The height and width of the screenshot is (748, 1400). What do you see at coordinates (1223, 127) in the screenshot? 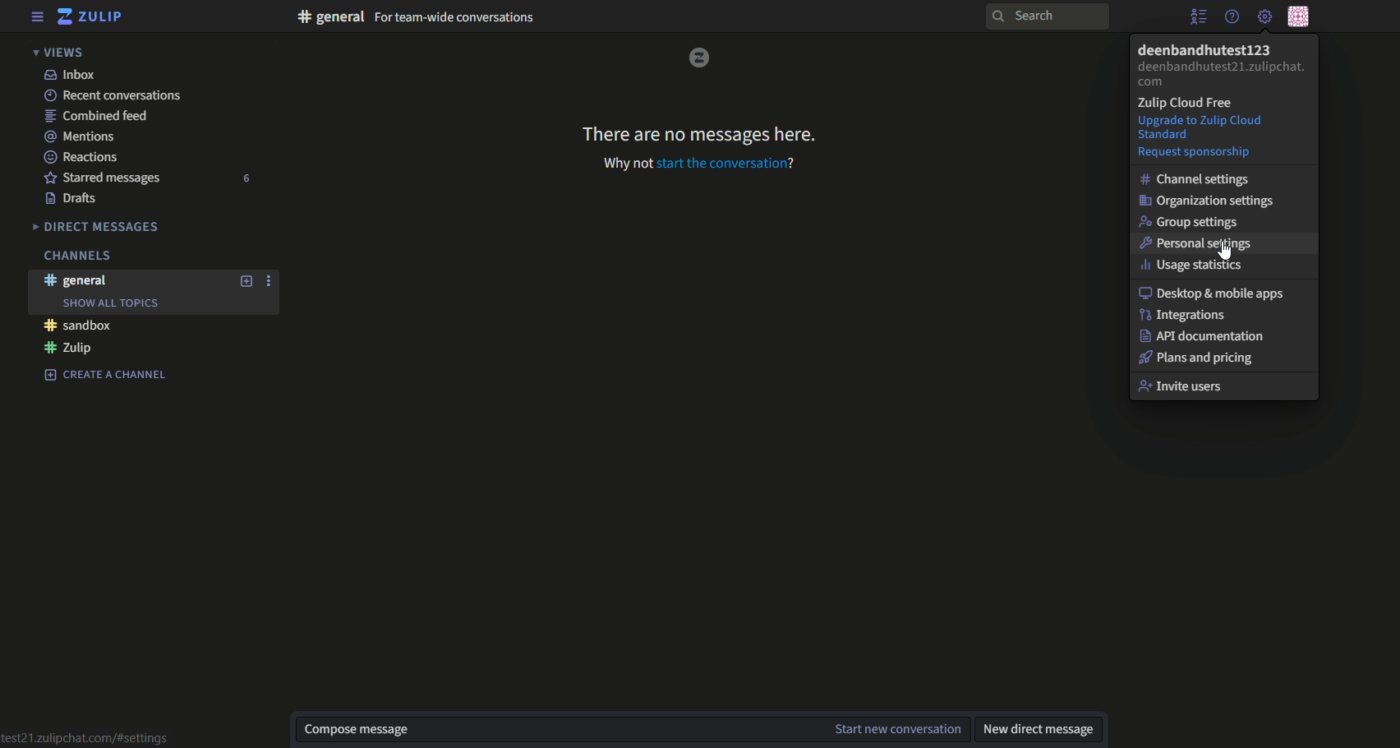
I see `Upgrade to zulip cloud standard` at bounding box center [1223, 127].